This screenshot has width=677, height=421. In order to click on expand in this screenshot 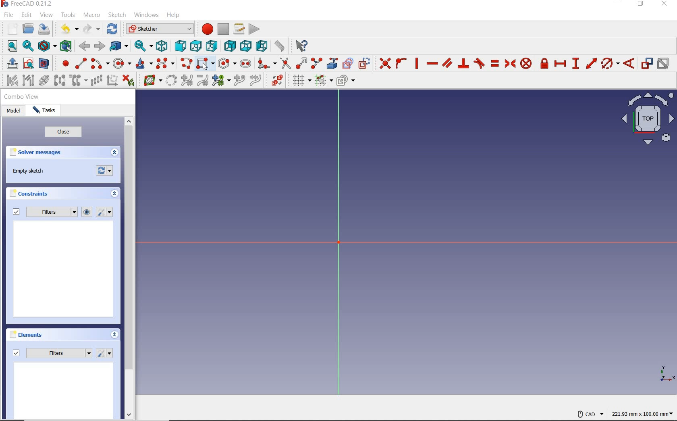, I will do `click(115, 194)`.